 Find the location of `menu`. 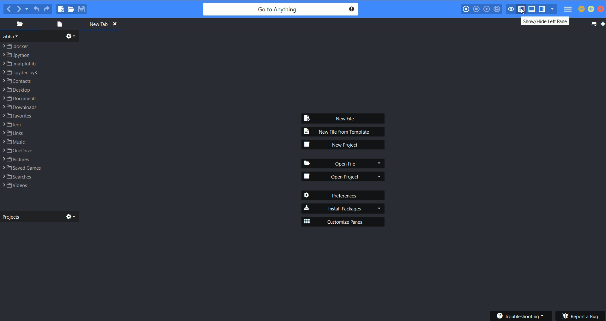

menu is located at coordinates (568, 9).